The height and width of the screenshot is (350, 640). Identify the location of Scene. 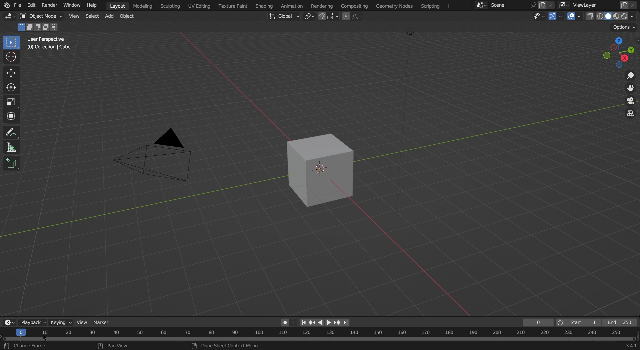
(507, 6).